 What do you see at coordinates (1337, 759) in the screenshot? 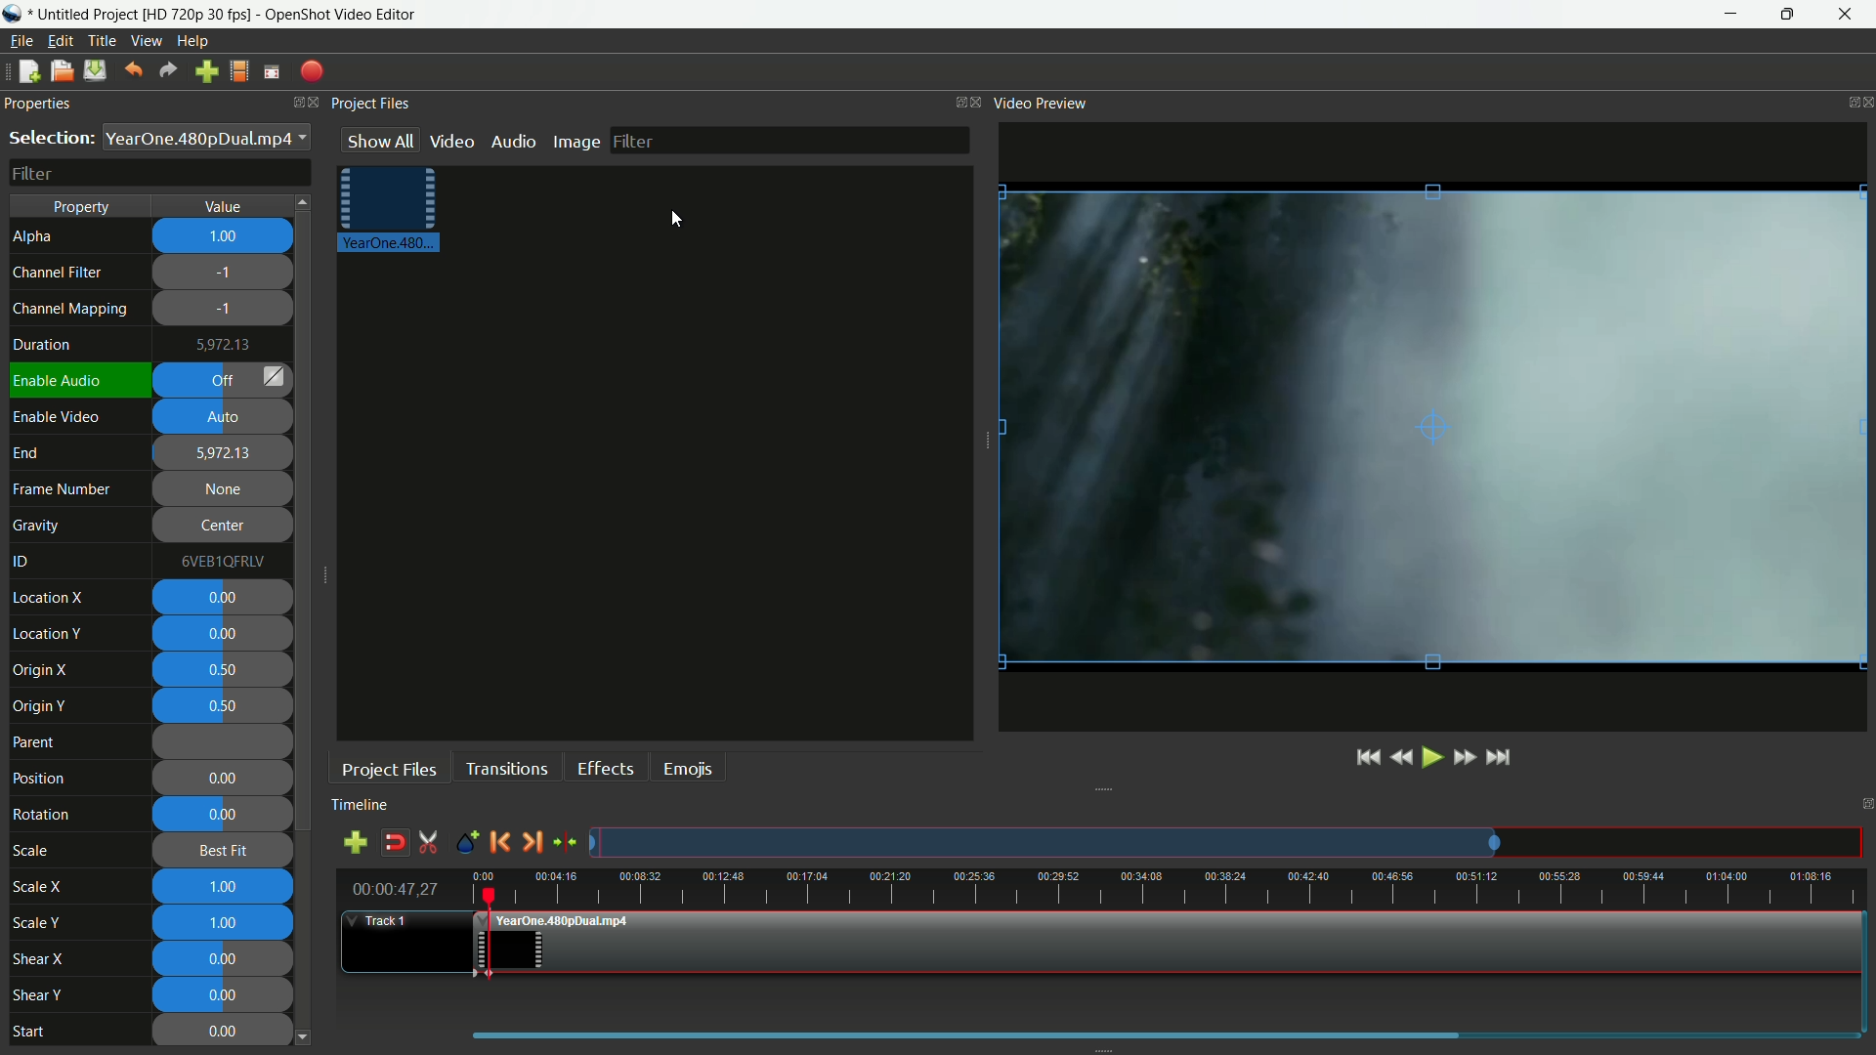
I see `play or pause` at bounding box center [1337, 759].